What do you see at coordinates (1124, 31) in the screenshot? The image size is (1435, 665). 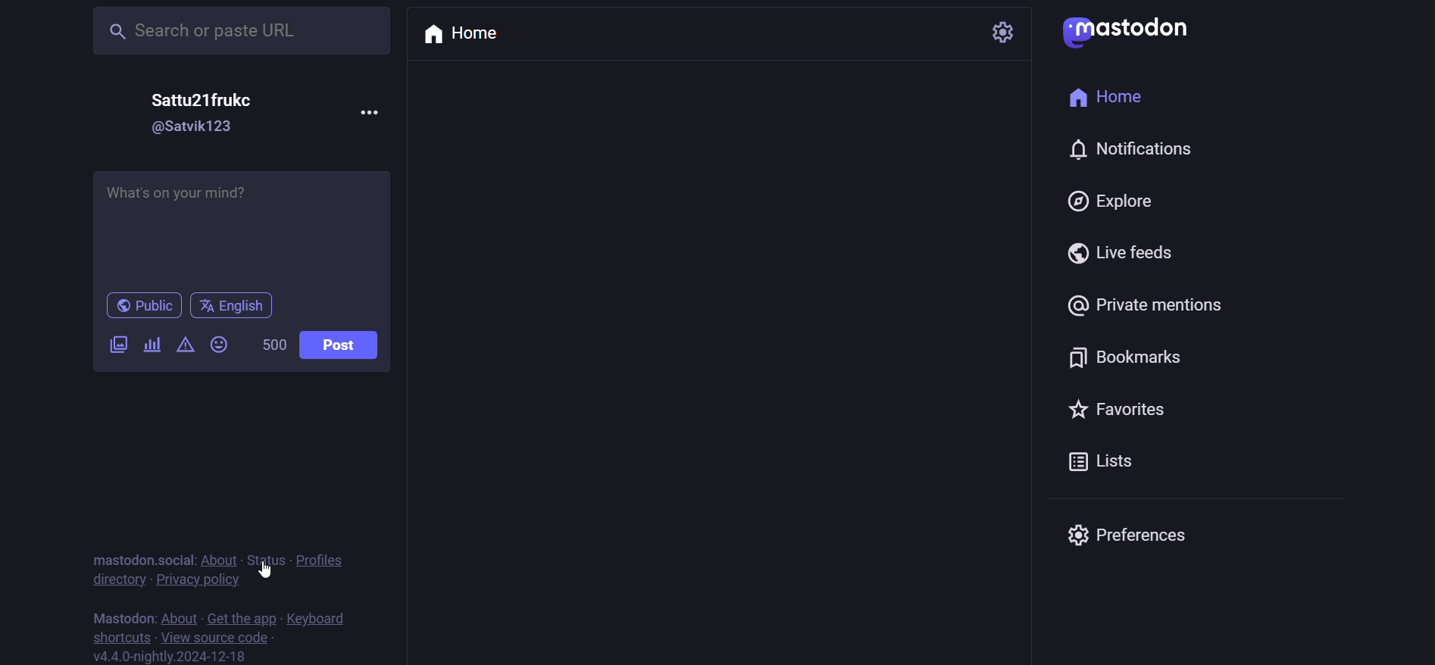 I see `logo` at bounding box center [1124, 31].